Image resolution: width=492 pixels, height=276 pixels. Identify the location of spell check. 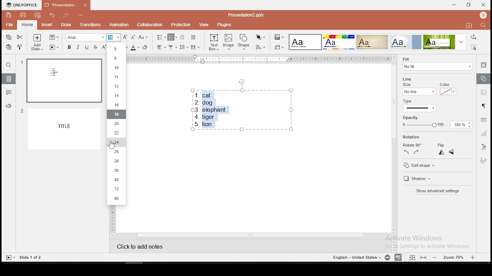
(398, 258).